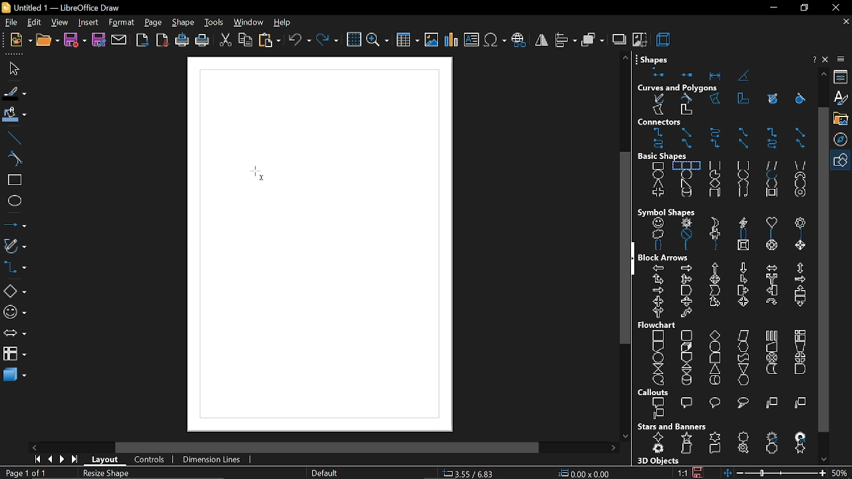 The image size is (852, 479). Describe the element at coordinates (15, 160) in the screenshot. I see `curve` at that location.